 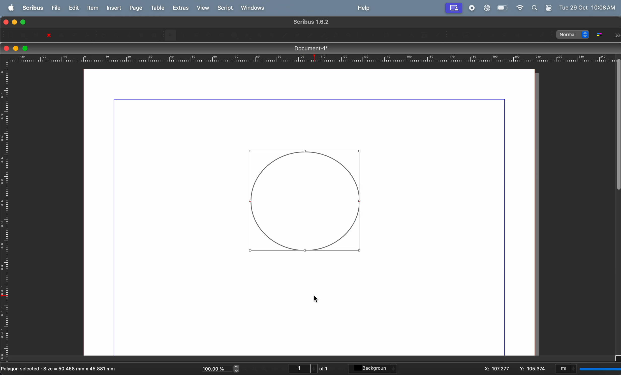 I want to click on document title, so click(x=309, y=49).